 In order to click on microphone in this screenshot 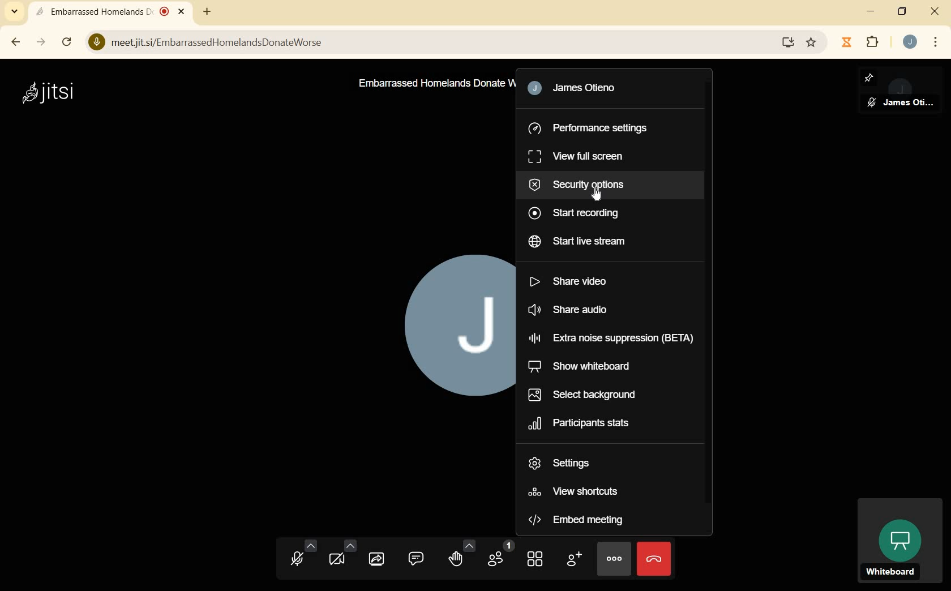, I will do `click(300, 557)`.